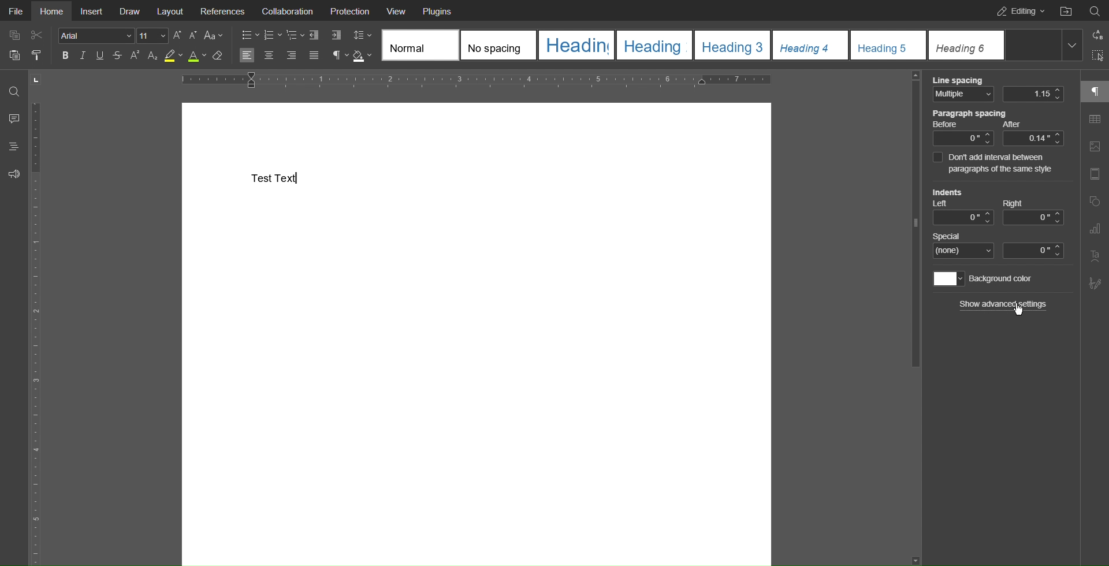 This screenshot has width=1109, height=566. What do you see at coordinates (270, 56) in the screenshot?
I see `Centre Align` at bounding box center [270, 56].